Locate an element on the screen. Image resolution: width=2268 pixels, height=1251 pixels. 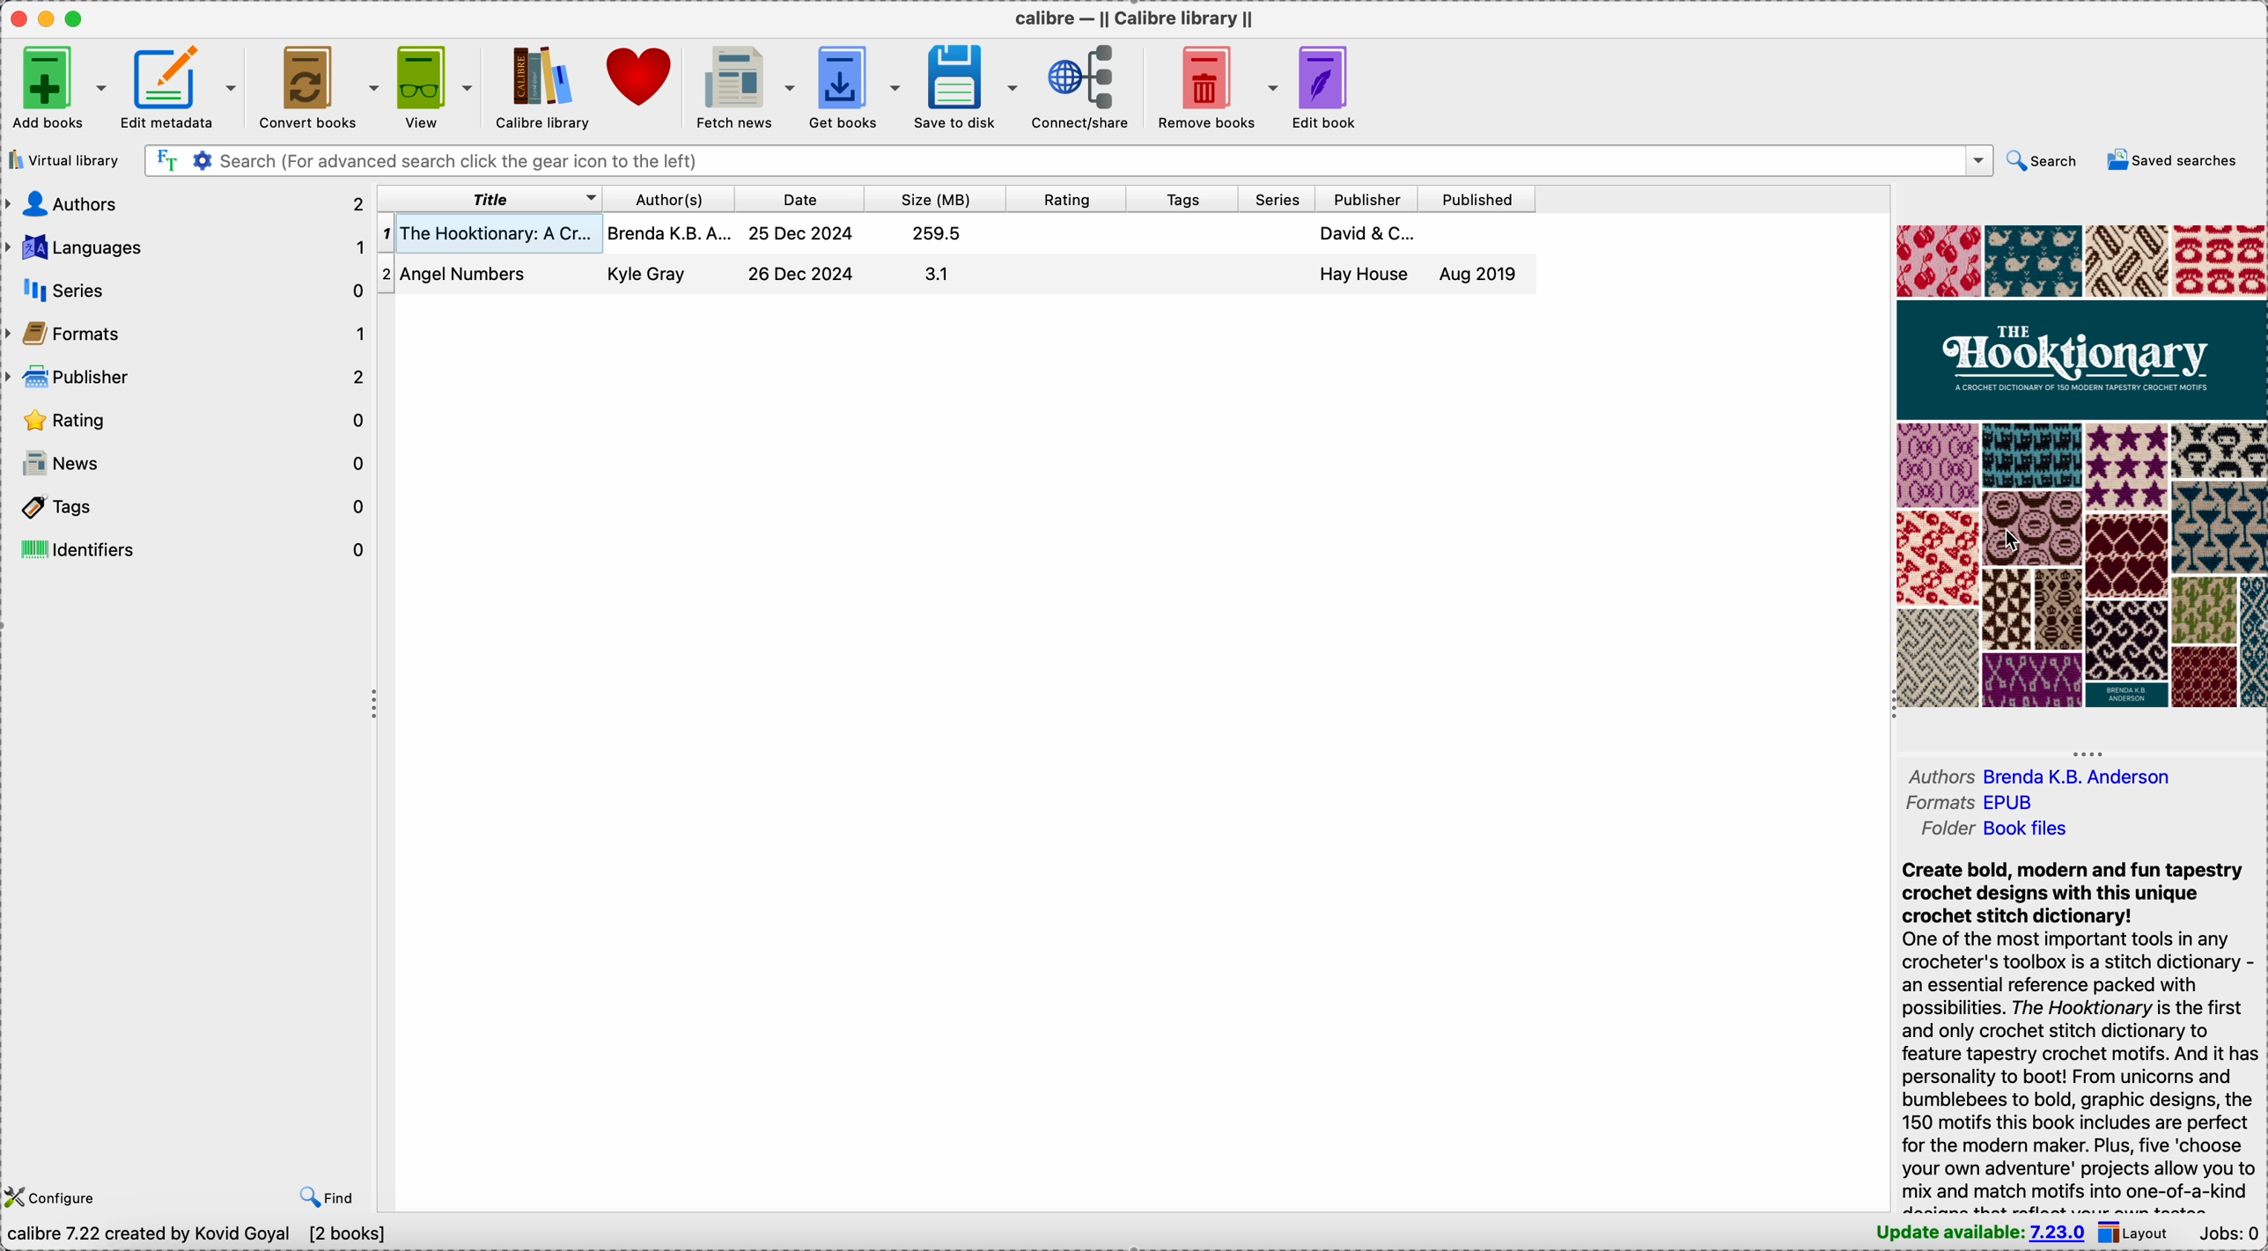
synopsis is located at coordinates (2080, 1034).